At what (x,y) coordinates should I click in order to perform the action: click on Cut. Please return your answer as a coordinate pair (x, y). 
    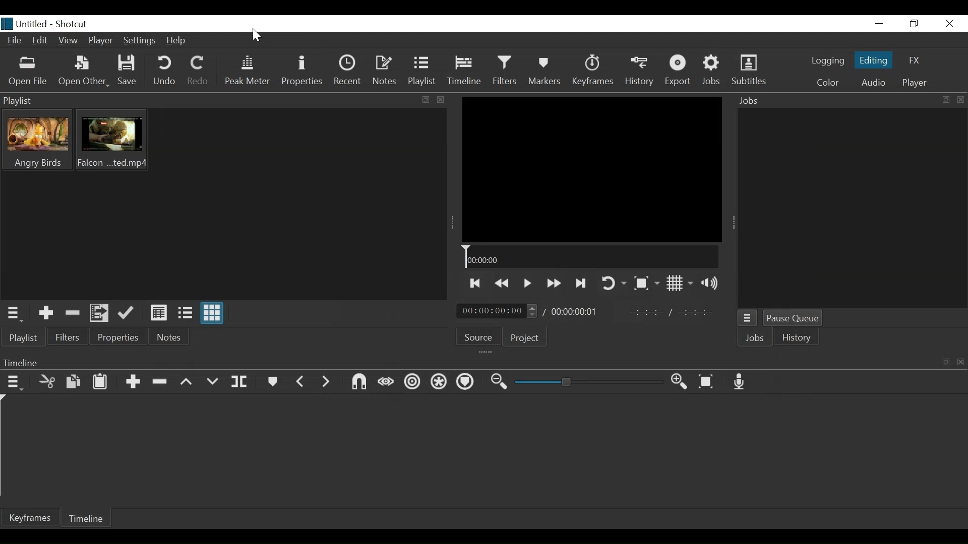
    Looking at the image, I should click on (47, 381).